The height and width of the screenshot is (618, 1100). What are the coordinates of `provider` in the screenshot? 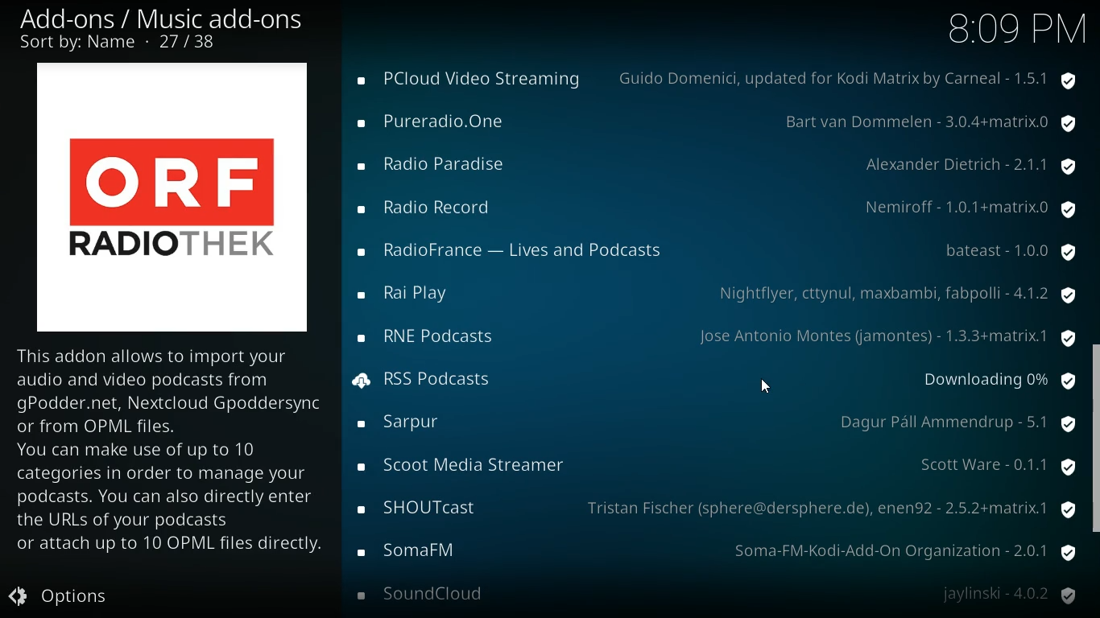 It's located at (833, 506).